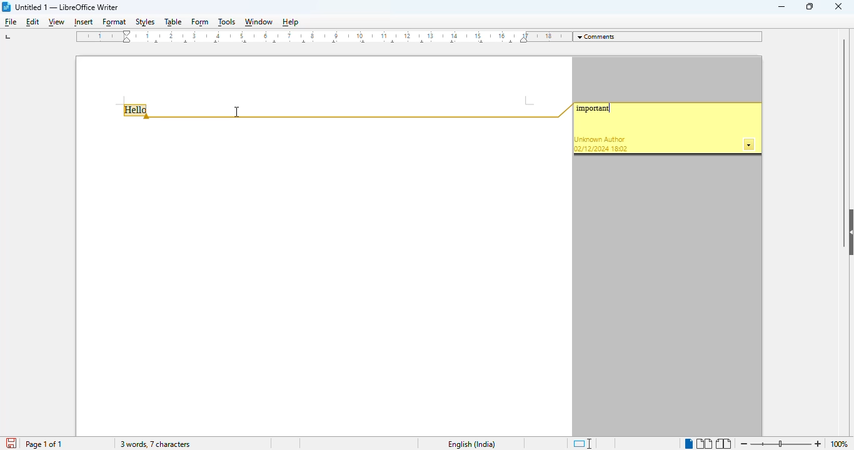 The width and height of the screenshot is (854, 450). Describe the element at coordinates (600, 139) in the screenshot. I see `unknown anchor` at that location.